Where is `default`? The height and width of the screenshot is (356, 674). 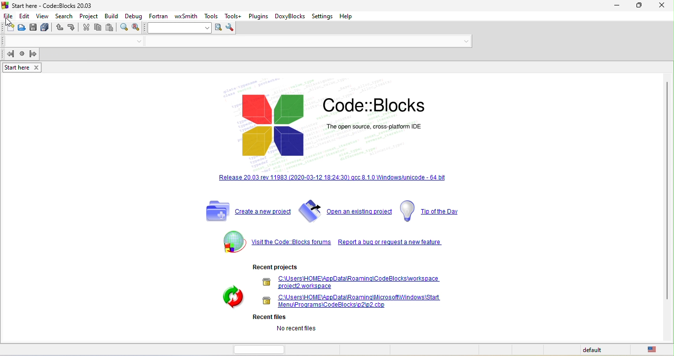
default is located at coordinates (594, 350).